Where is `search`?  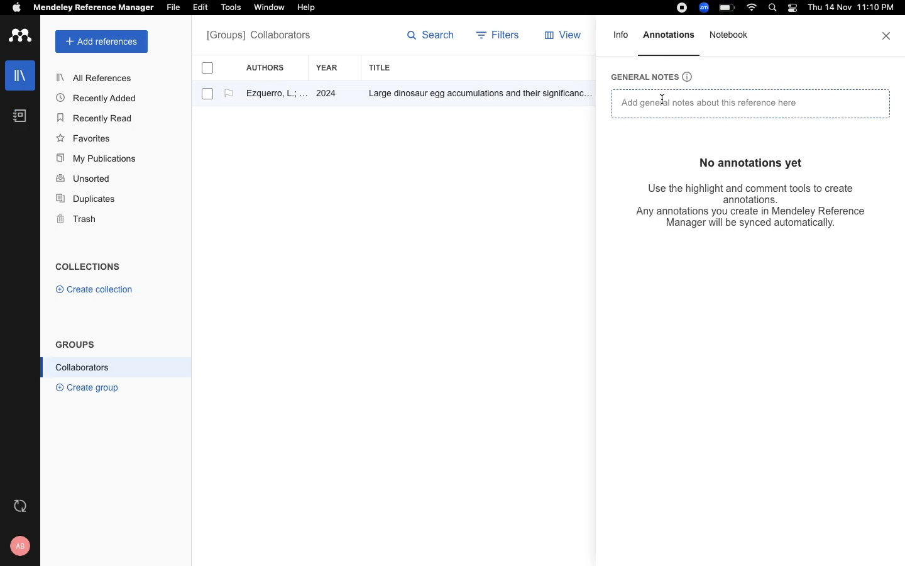
search is located at coordinates (431, 38).